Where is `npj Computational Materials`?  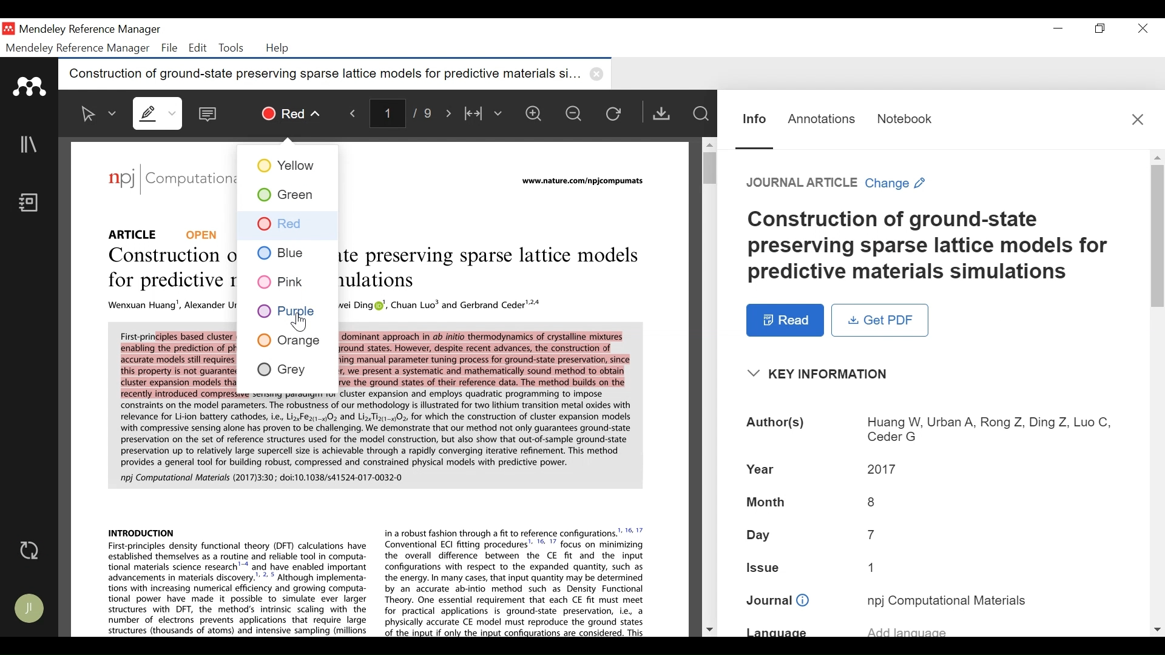
npj Computational Materials is located at coordinates (946, 602).